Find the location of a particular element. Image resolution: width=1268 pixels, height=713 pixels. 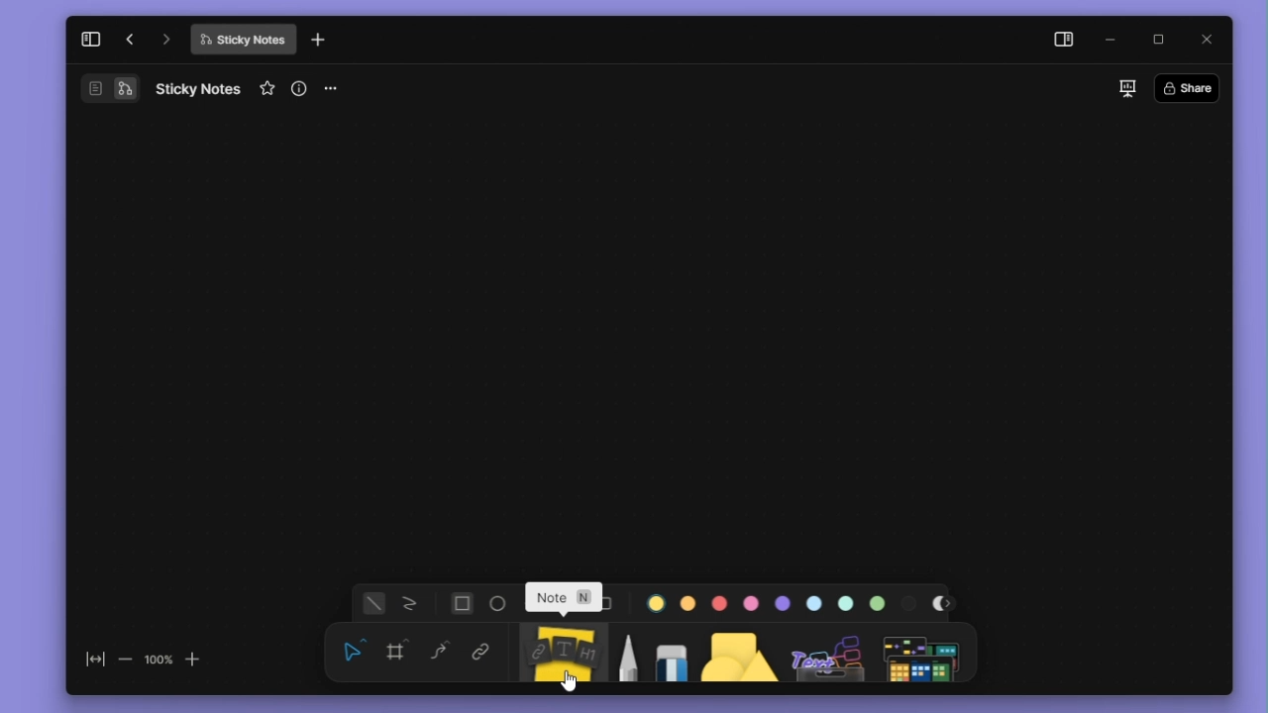

cursor is located at coordinates (574, 680).